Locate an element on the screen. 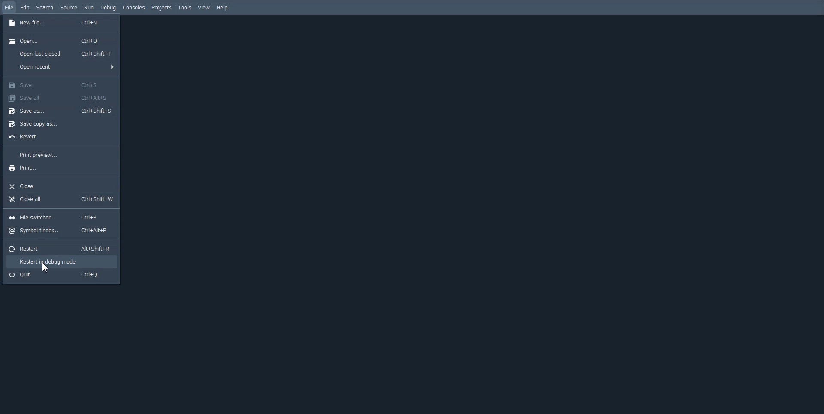  Save all is located at coordinates (60, 98).